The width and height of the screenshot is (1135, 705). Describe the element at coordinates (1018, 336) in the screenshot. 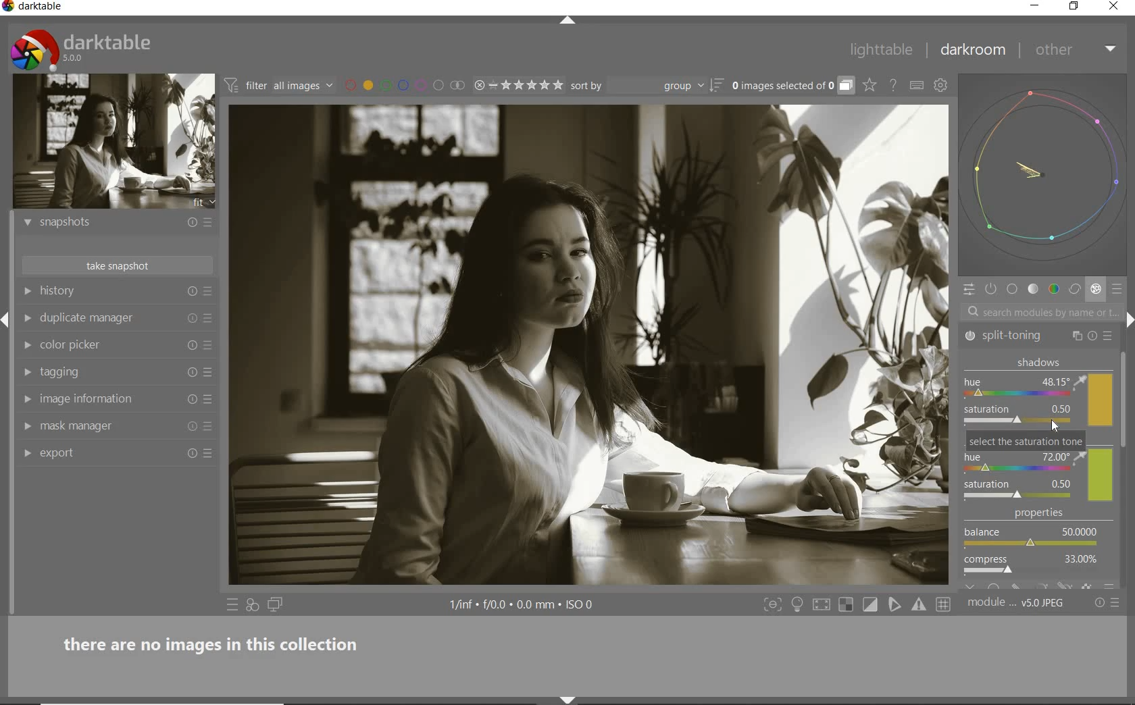

I see `split-toning` at that location.